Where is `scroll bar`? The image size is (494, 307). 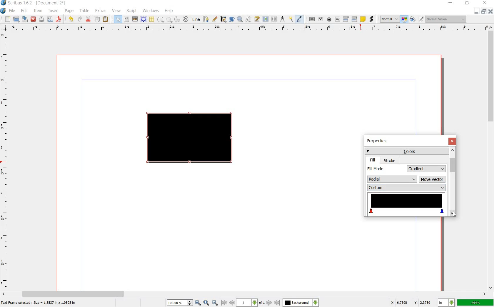 scroll bar is located at coordinates (245, 293).